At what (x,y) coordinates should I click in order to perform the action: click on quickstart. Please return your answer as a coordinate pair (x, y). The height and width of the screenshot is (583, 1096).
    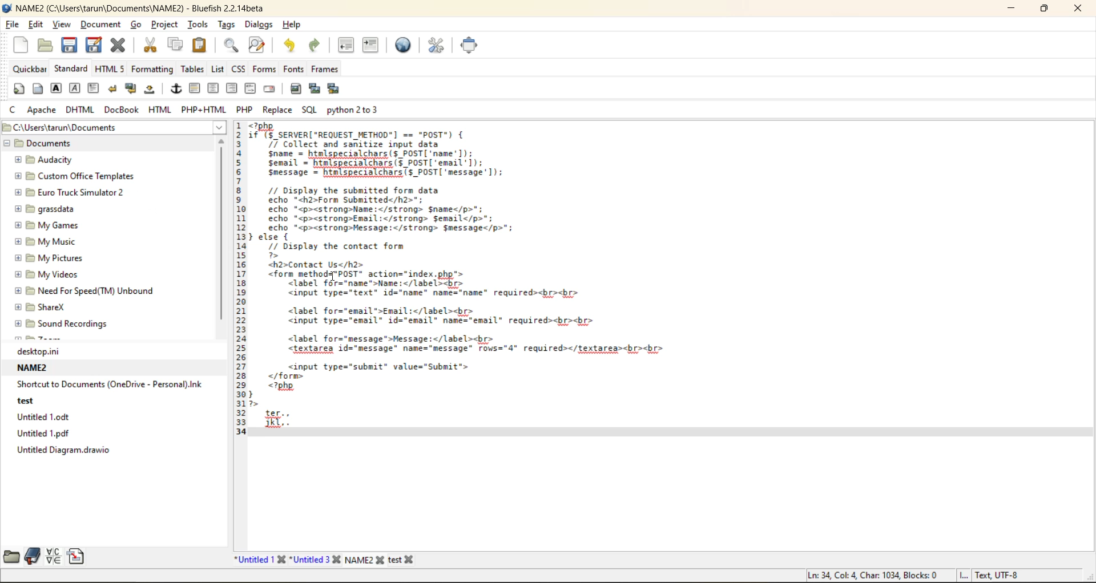
    Looking at the image, I should click on (19, 88).